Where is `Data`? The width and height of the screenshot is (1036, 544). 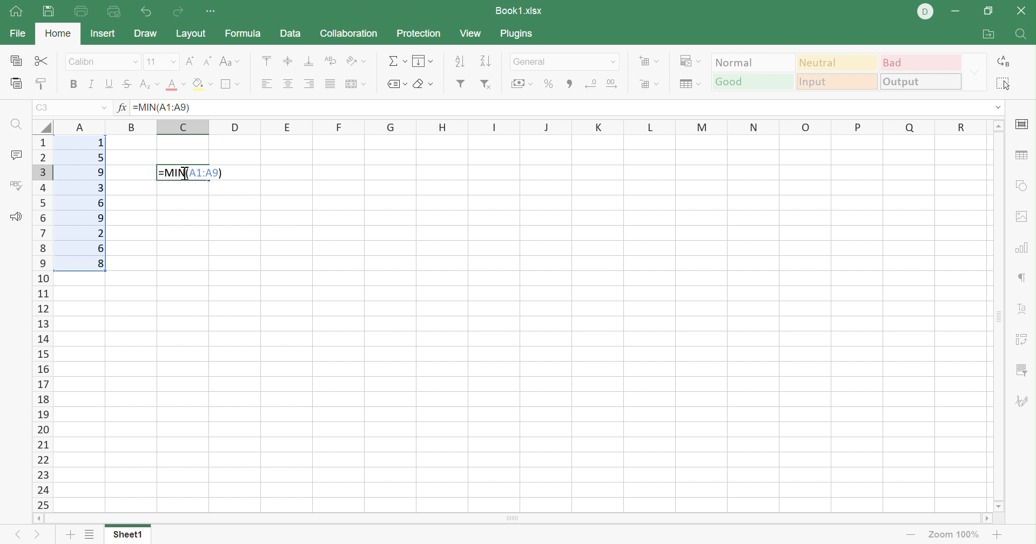 Data is located at coordinates (291, 34).